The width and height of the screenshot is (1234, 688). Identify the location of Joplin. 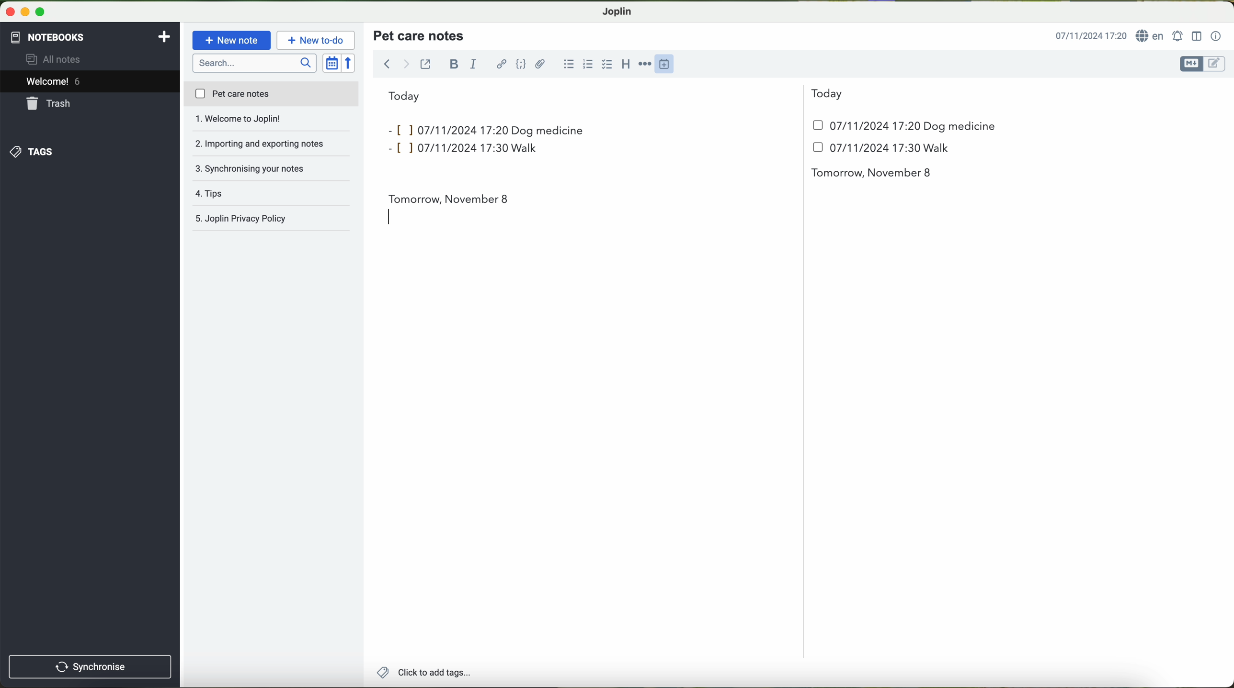
(617, 11).